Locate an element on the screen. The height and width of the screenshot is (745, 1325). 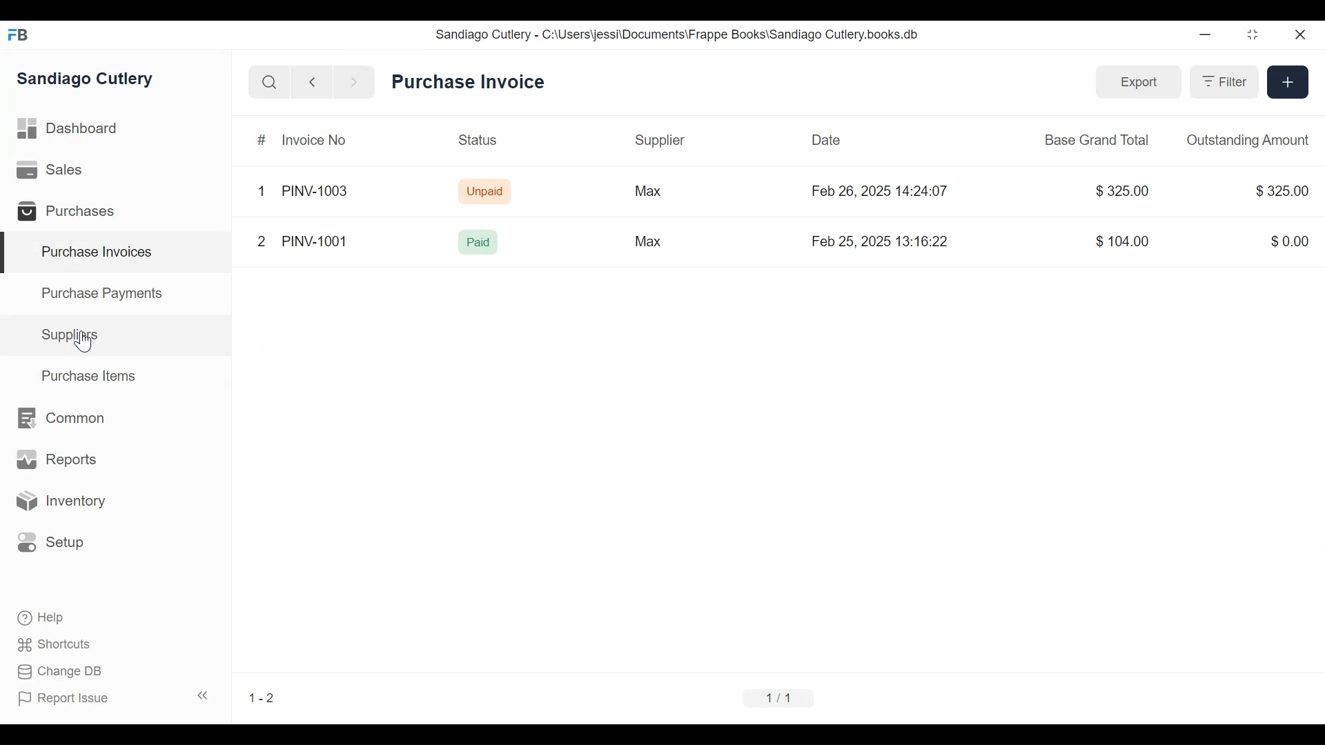
 Help is located at coordinates (46, 617).